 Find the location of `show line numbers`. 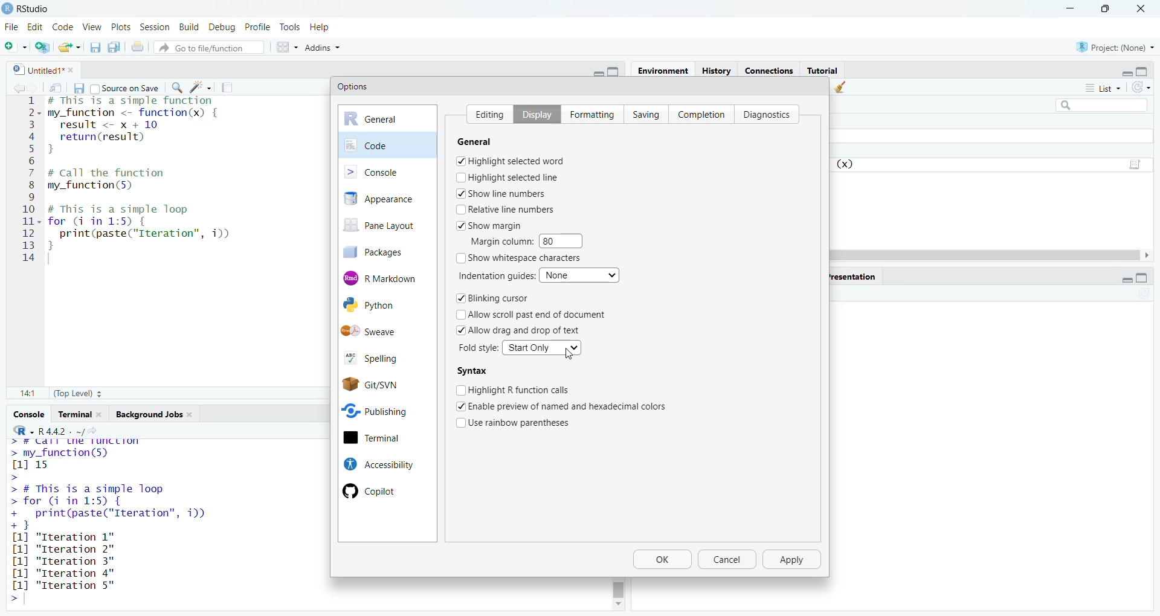

show line numbers is located at coordinates (501, 193).